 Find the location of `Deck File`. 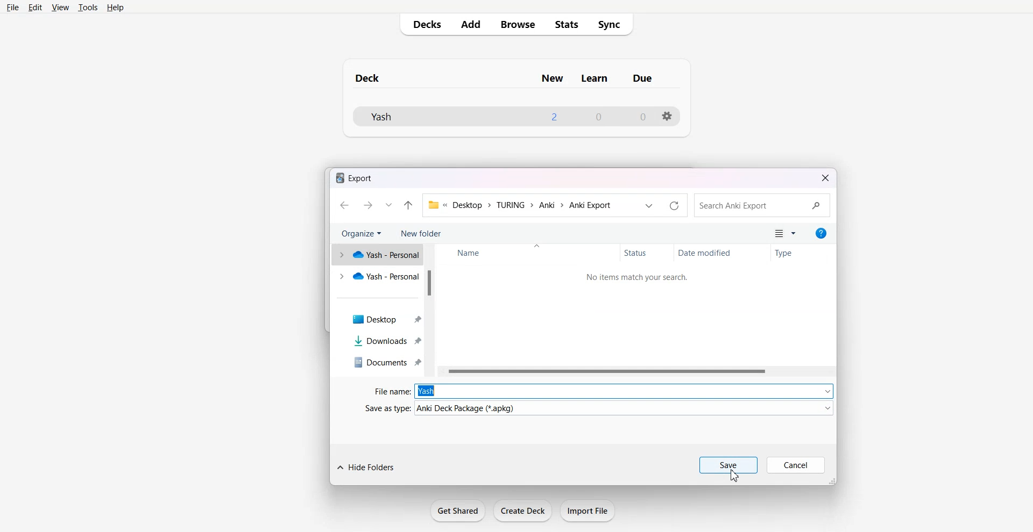

Deck File is located at coordinates (413, 117).